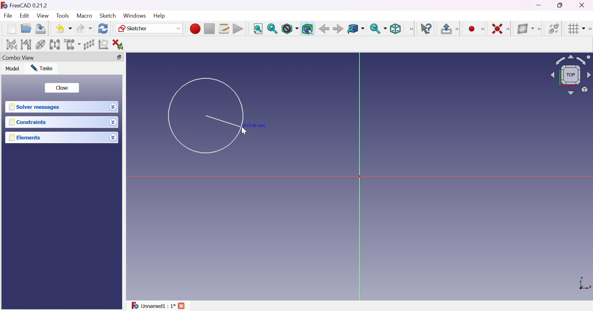 Image resolution: width=593 pixels, height=311 pixels. Describe the element at coordinates (41, 68) in the screenshot. I see `Tasks` at that location.